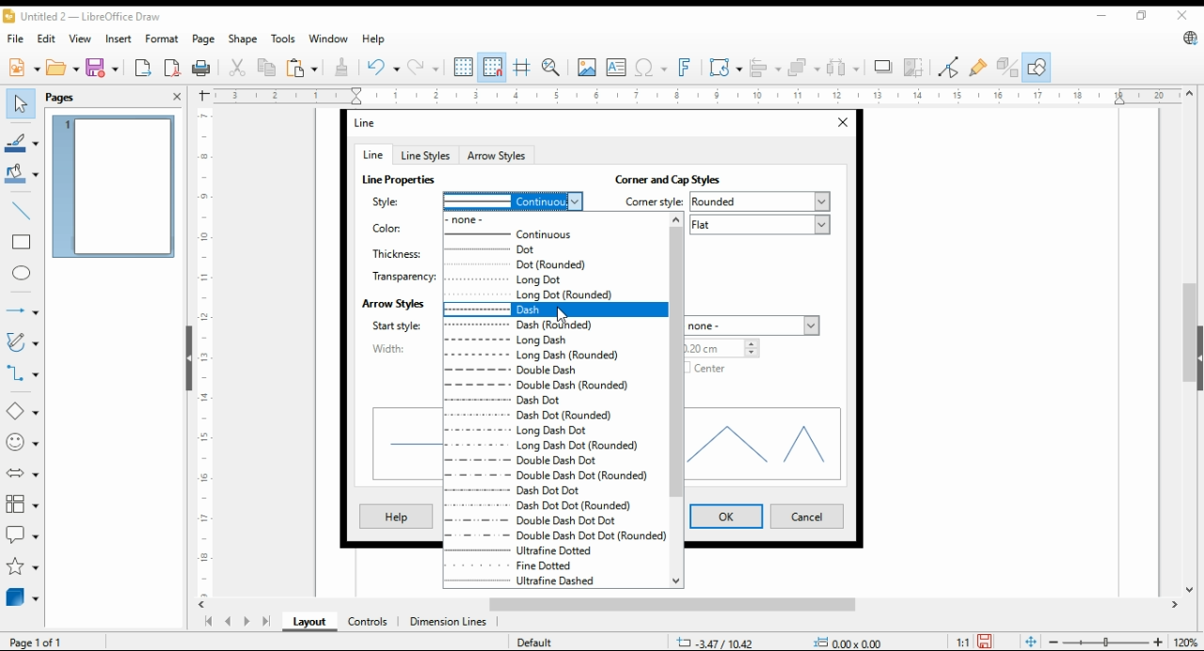 The image size is (1204, 651). What do you see at coordinates (22, 141) in the screenshot?
I see `line color` at bounding box center [22, 141].